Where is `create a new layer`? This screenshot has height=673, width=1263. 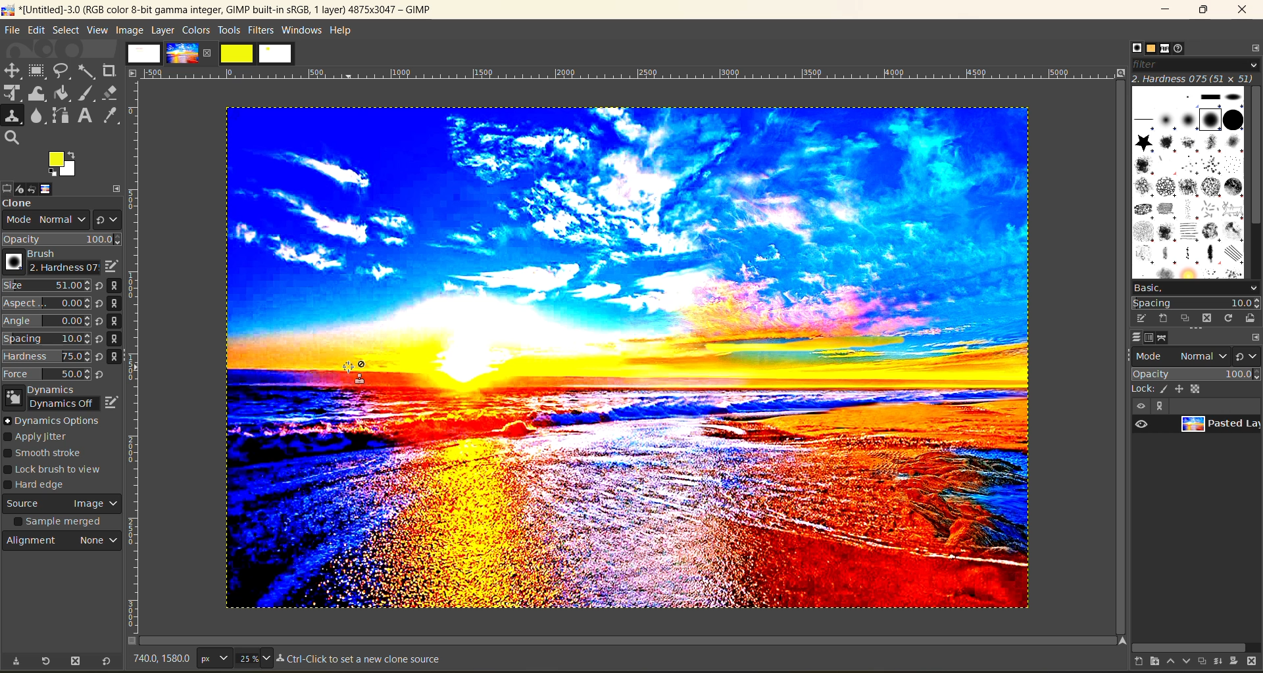 create a new layer is located at coordinates (1131, 662).